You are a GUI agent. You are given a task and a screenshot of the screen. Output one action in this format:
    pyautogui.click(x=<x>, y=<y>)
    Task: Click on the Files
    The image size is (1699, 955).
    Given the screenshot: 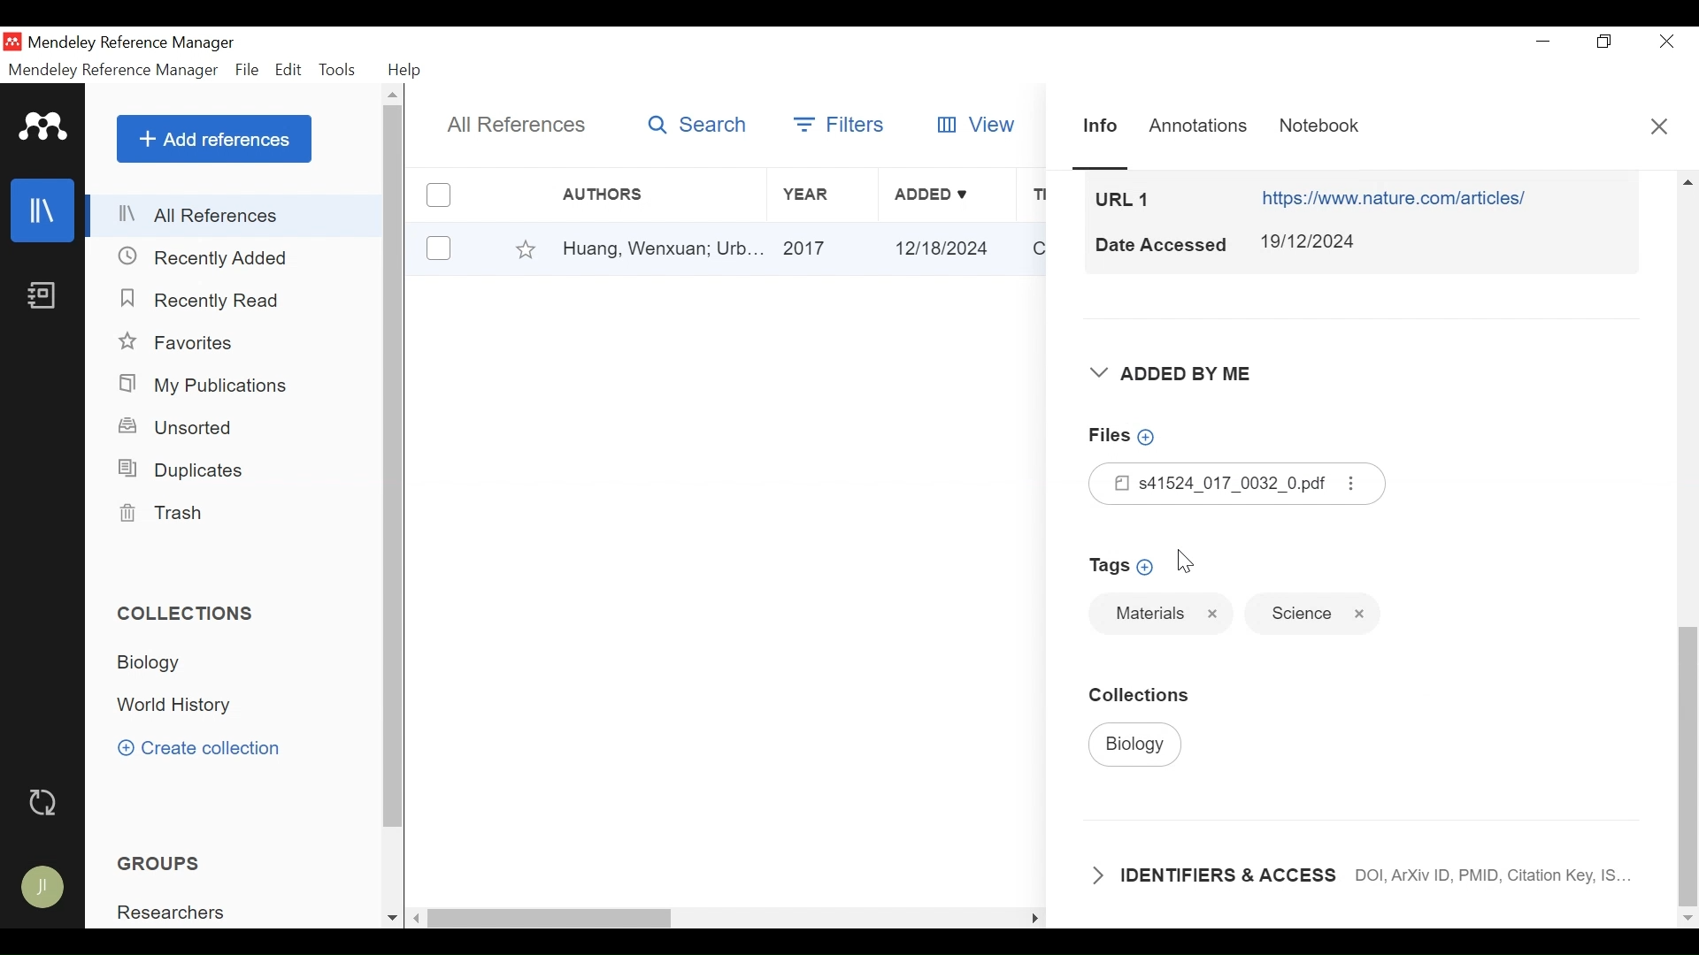 What is the action you would take?
    pyautogui.click(x=1134, y=435)
    